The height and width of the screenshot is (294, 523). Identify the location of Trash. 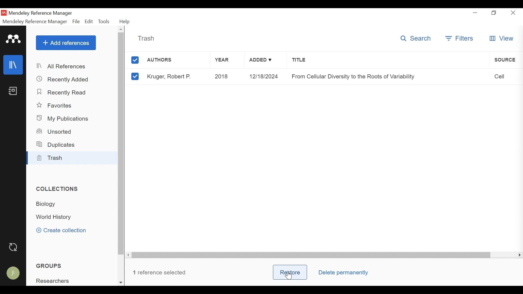
(146, 38).